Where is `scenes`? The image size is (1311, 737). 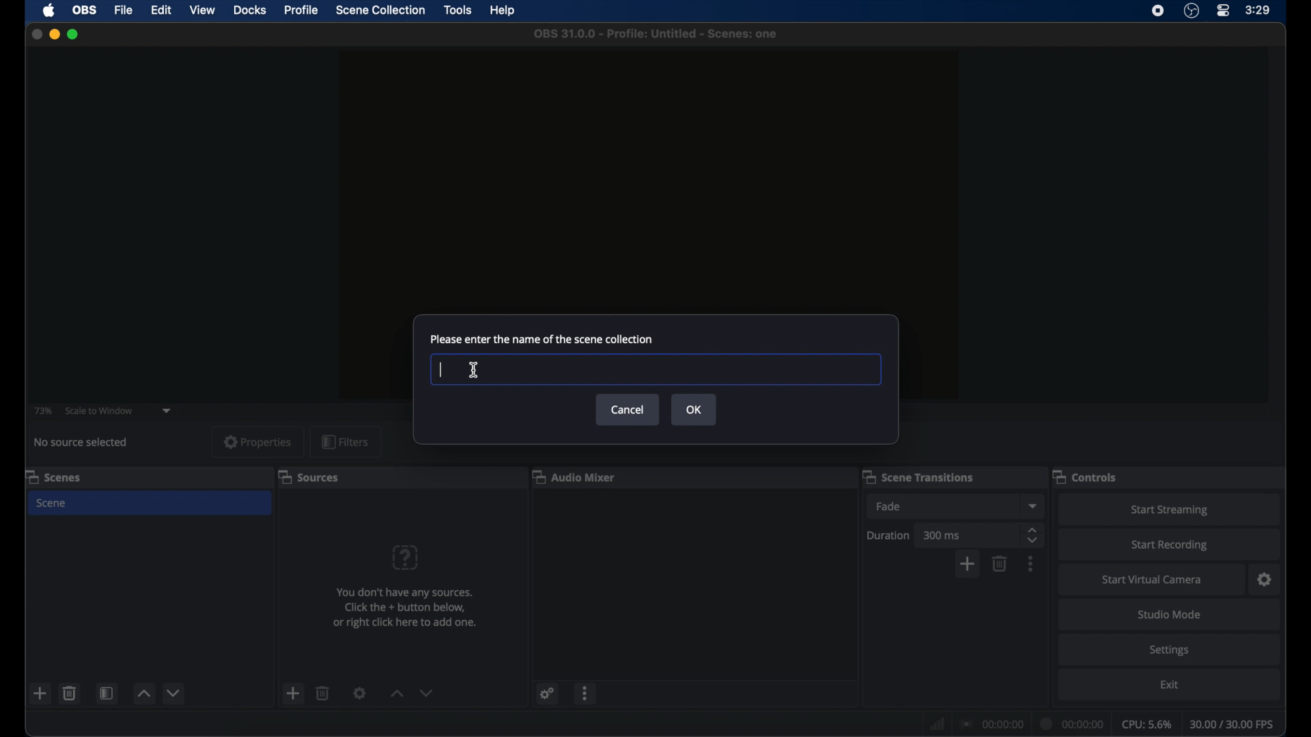
scenes is located at coordinates (54, 476).